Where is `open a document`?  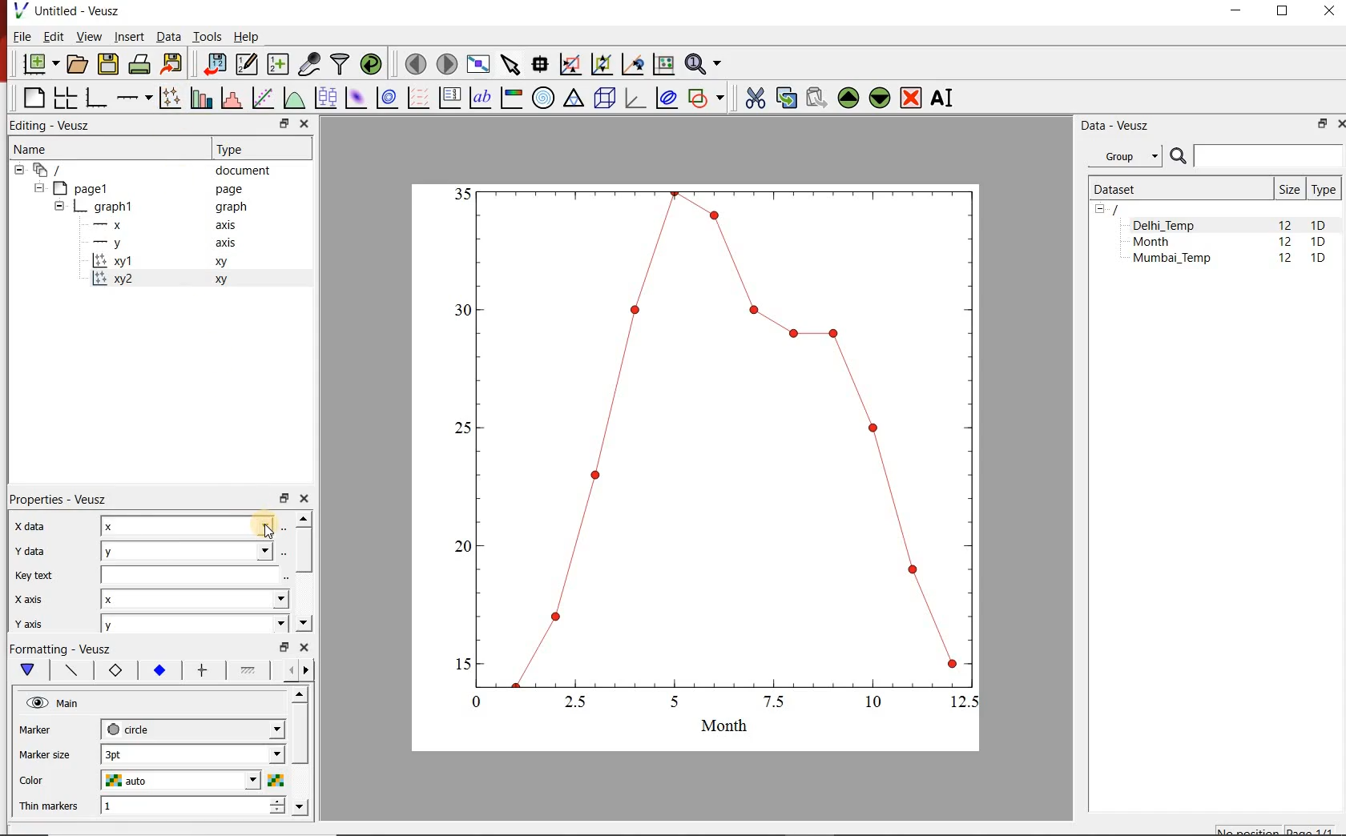
open a document is located at coordinates (76, 65).